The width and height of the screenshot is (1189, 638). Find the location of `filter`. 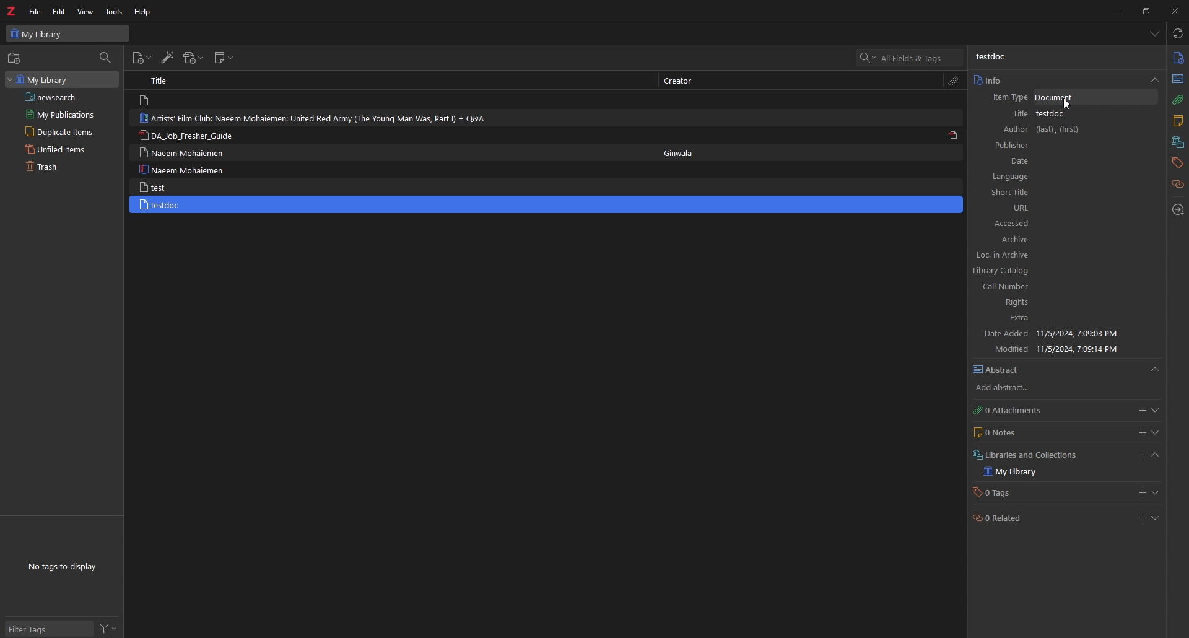

filter is located at coordinates (108, 629).